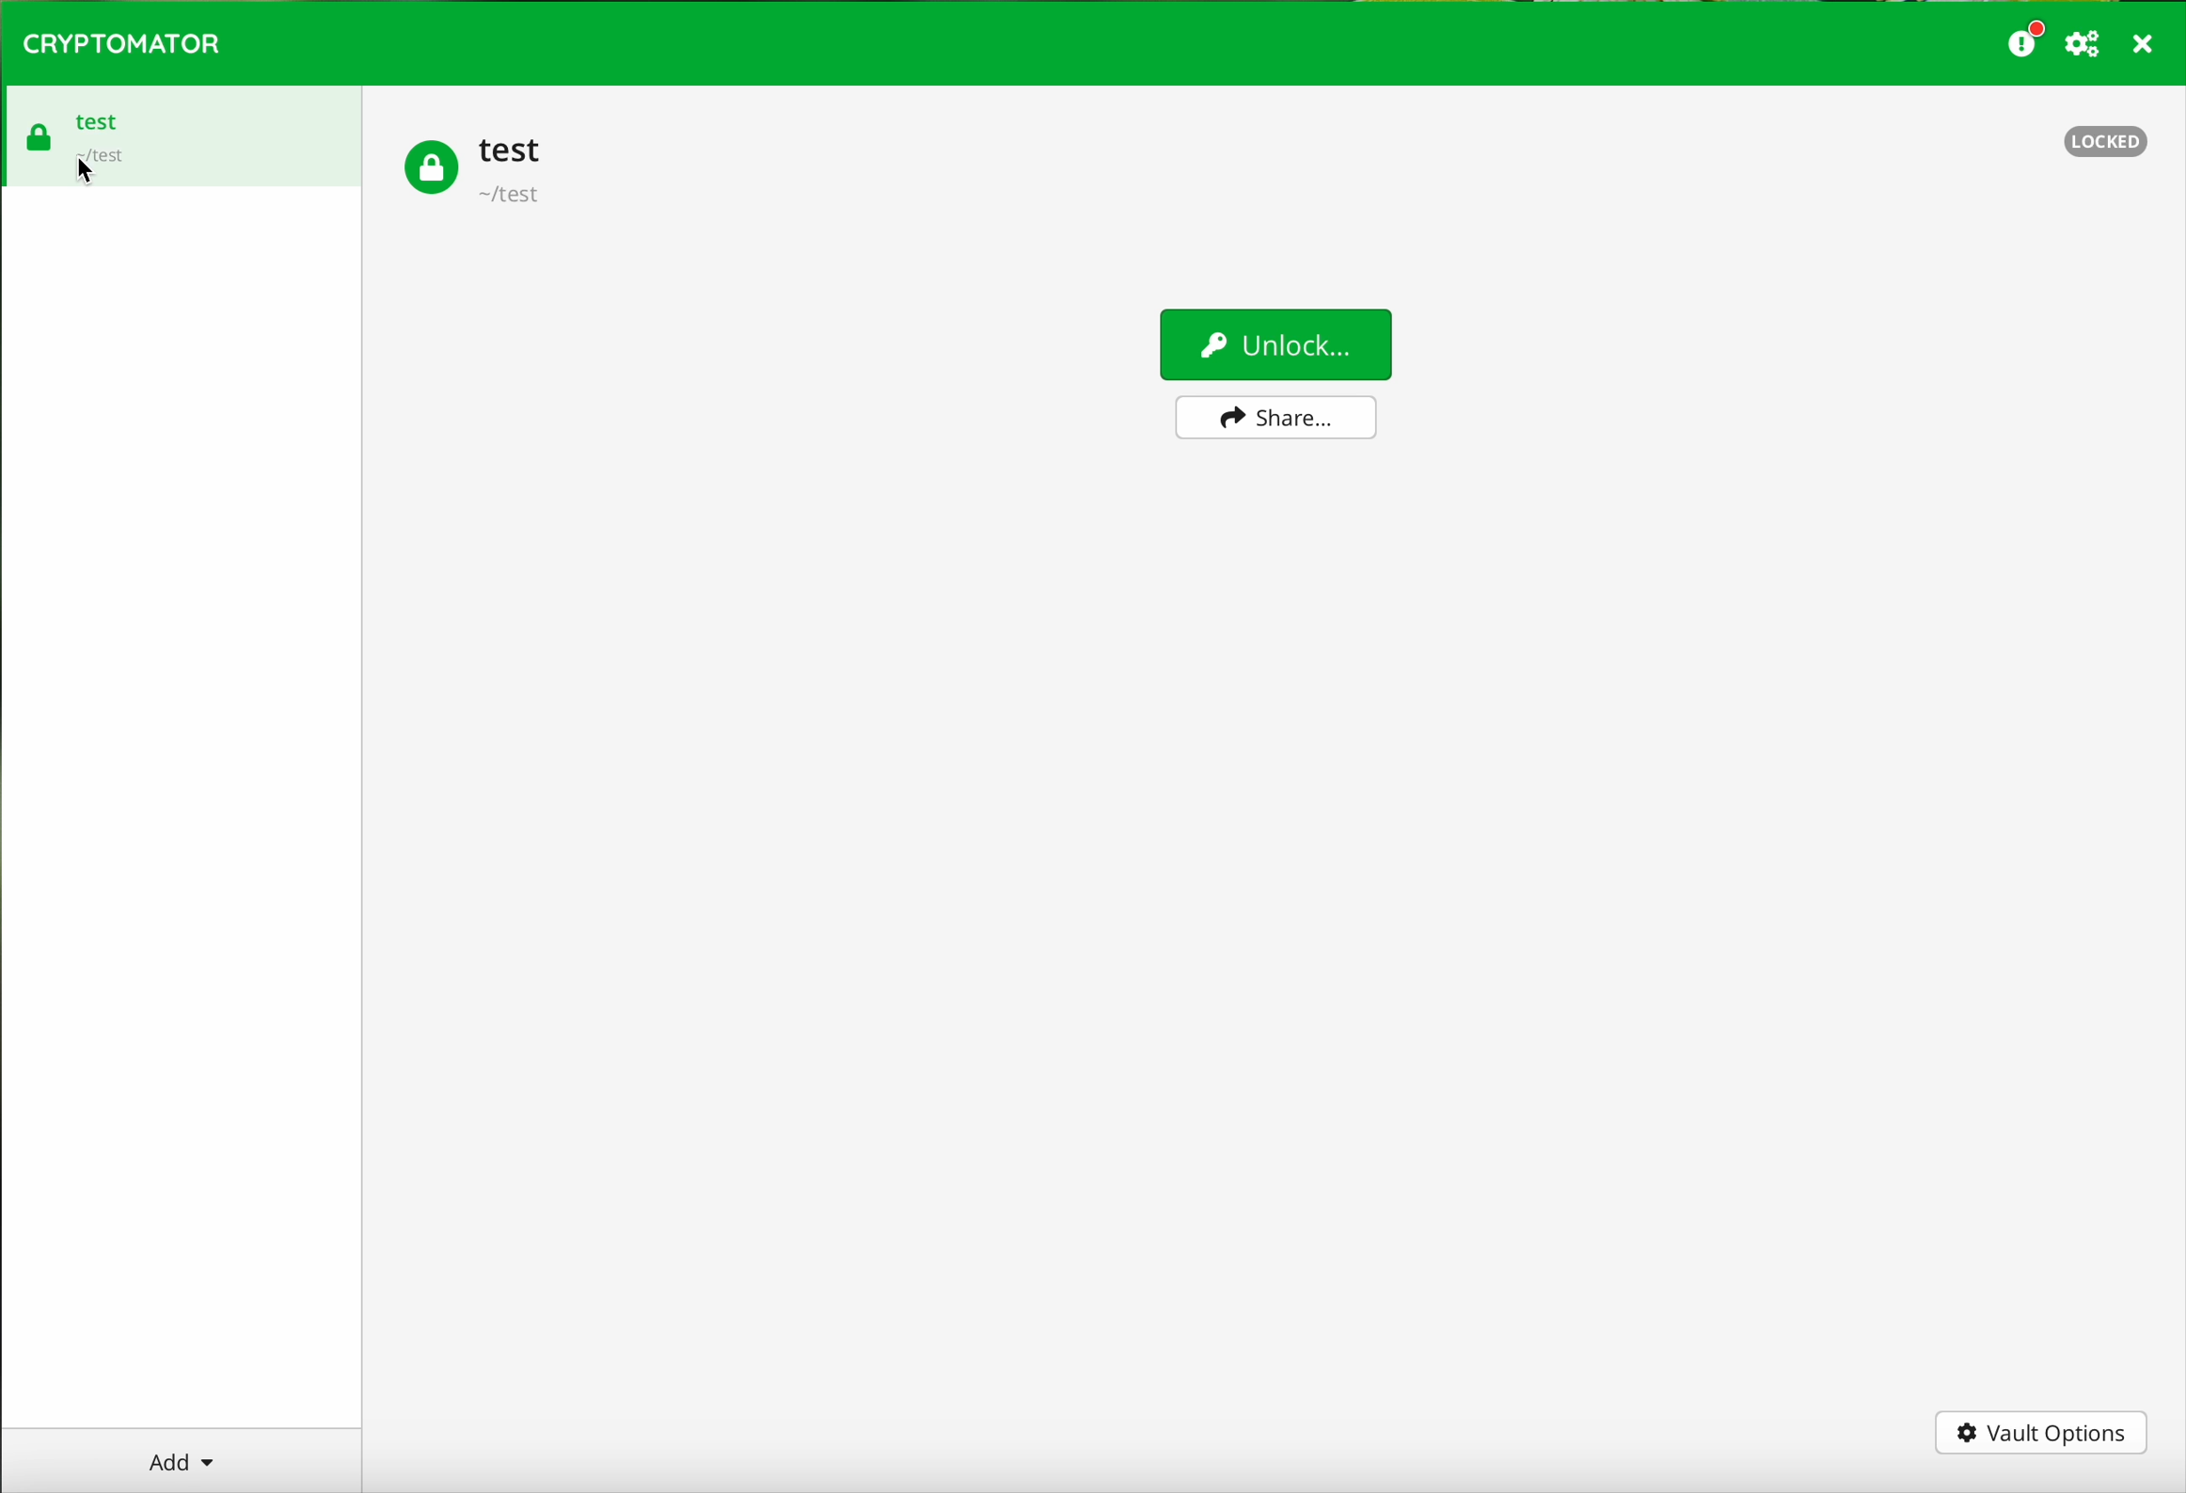 This screenshot has height=1493, width=2186. I want to click on vault options, so click(2042, 1437).